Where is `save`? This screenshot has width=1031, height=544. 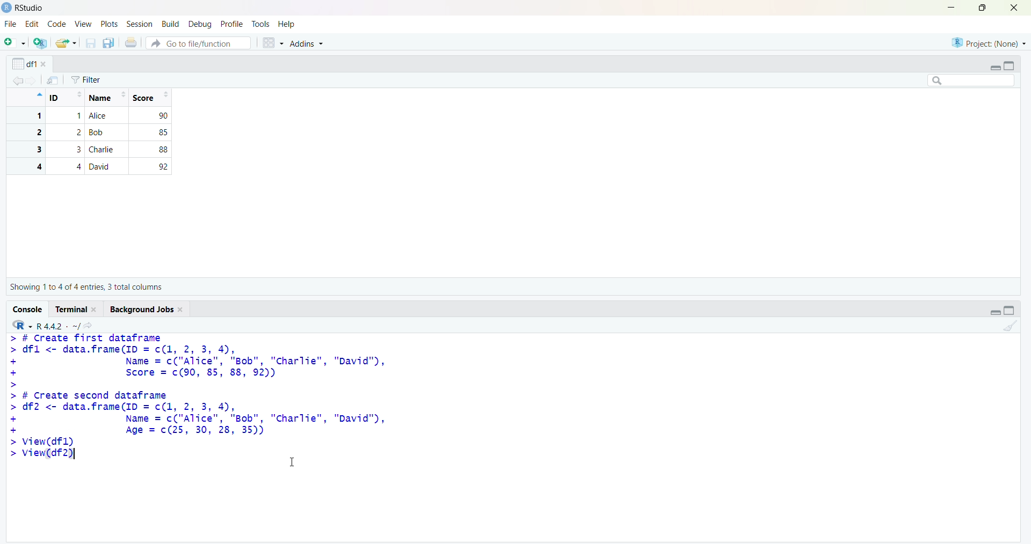
save is located at coordinates (91, 43).